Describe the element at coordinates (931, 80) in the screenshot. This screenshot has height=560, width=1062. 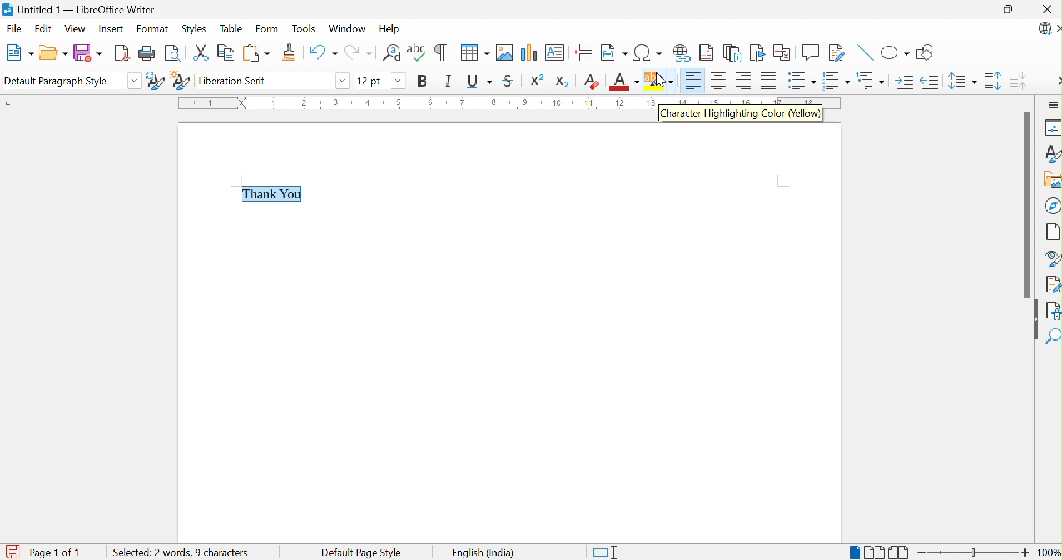
I see `Decrease Indent` at that location.